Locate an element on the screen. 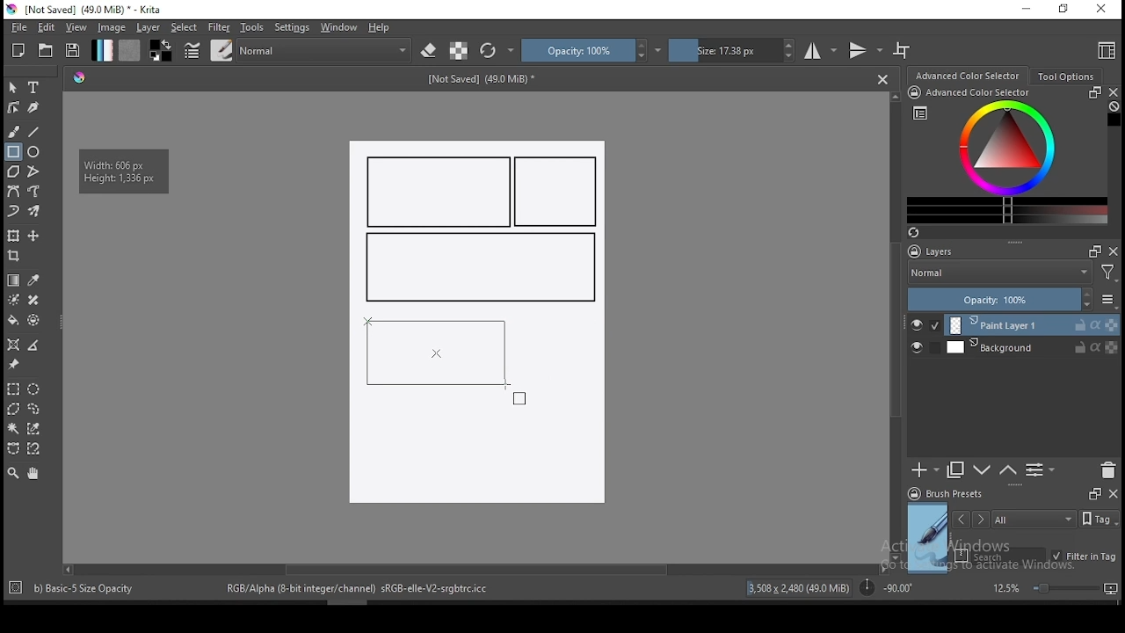 The image size is (1125, 633). edit is located at coordinates (46, 26).